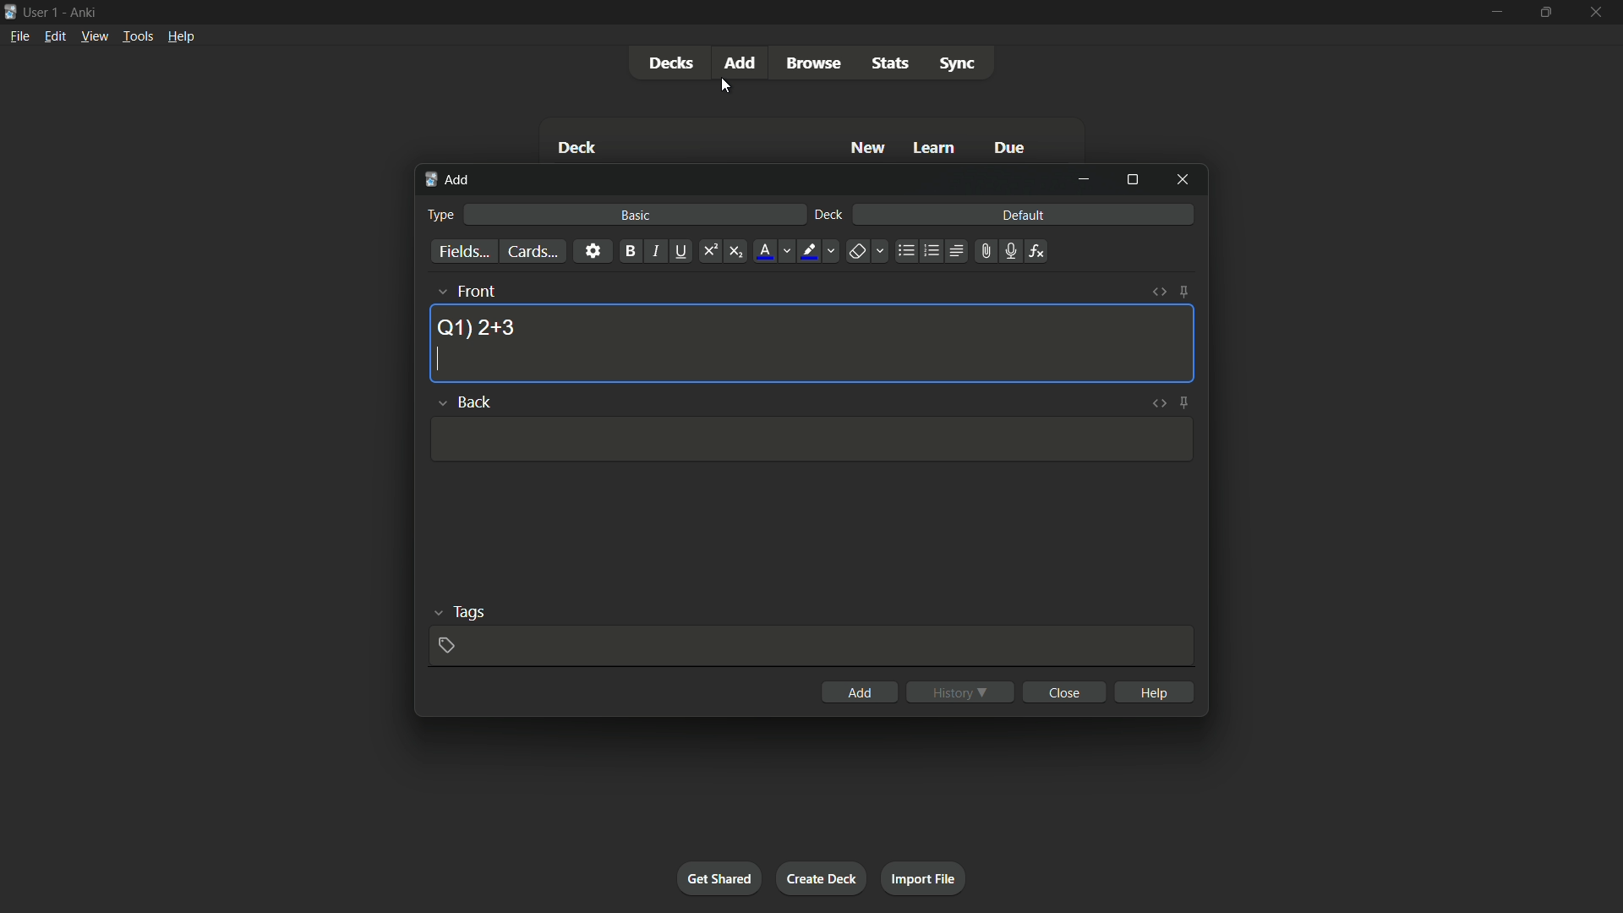 This screenshot has height=913, width=1623. What do you see at coordinates (593, 250) in the screenshot?
I see `settings` at bounding box center [593, 250].